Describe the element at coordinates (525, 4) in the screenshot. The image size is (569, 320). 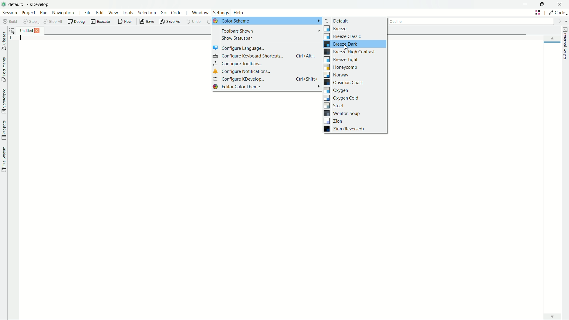
I see `minimize` at that location.